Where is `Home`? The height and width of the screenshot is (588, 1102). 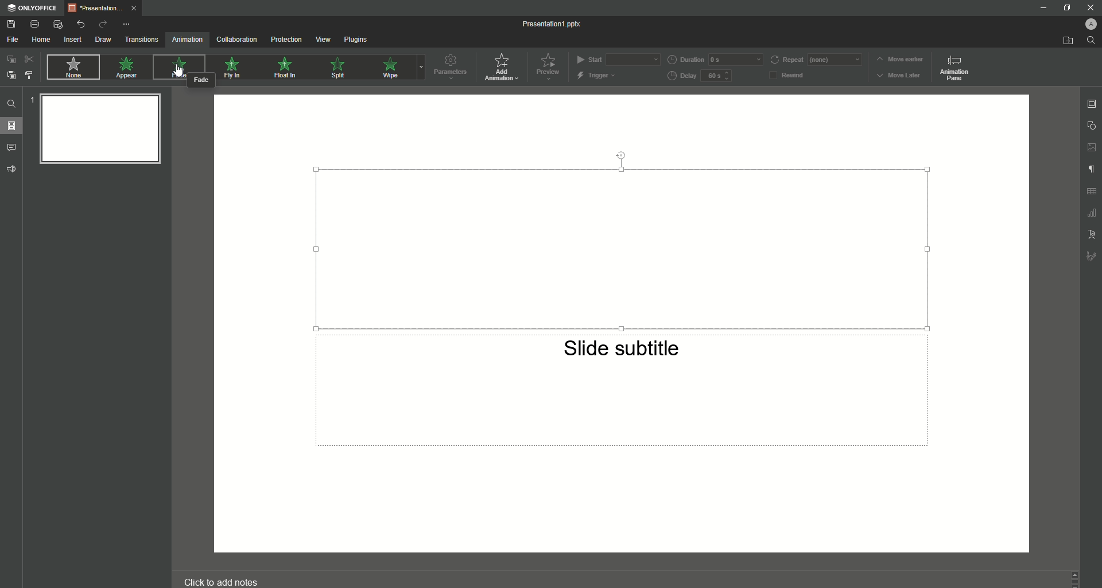
Home is located at coordinates (38, 40).